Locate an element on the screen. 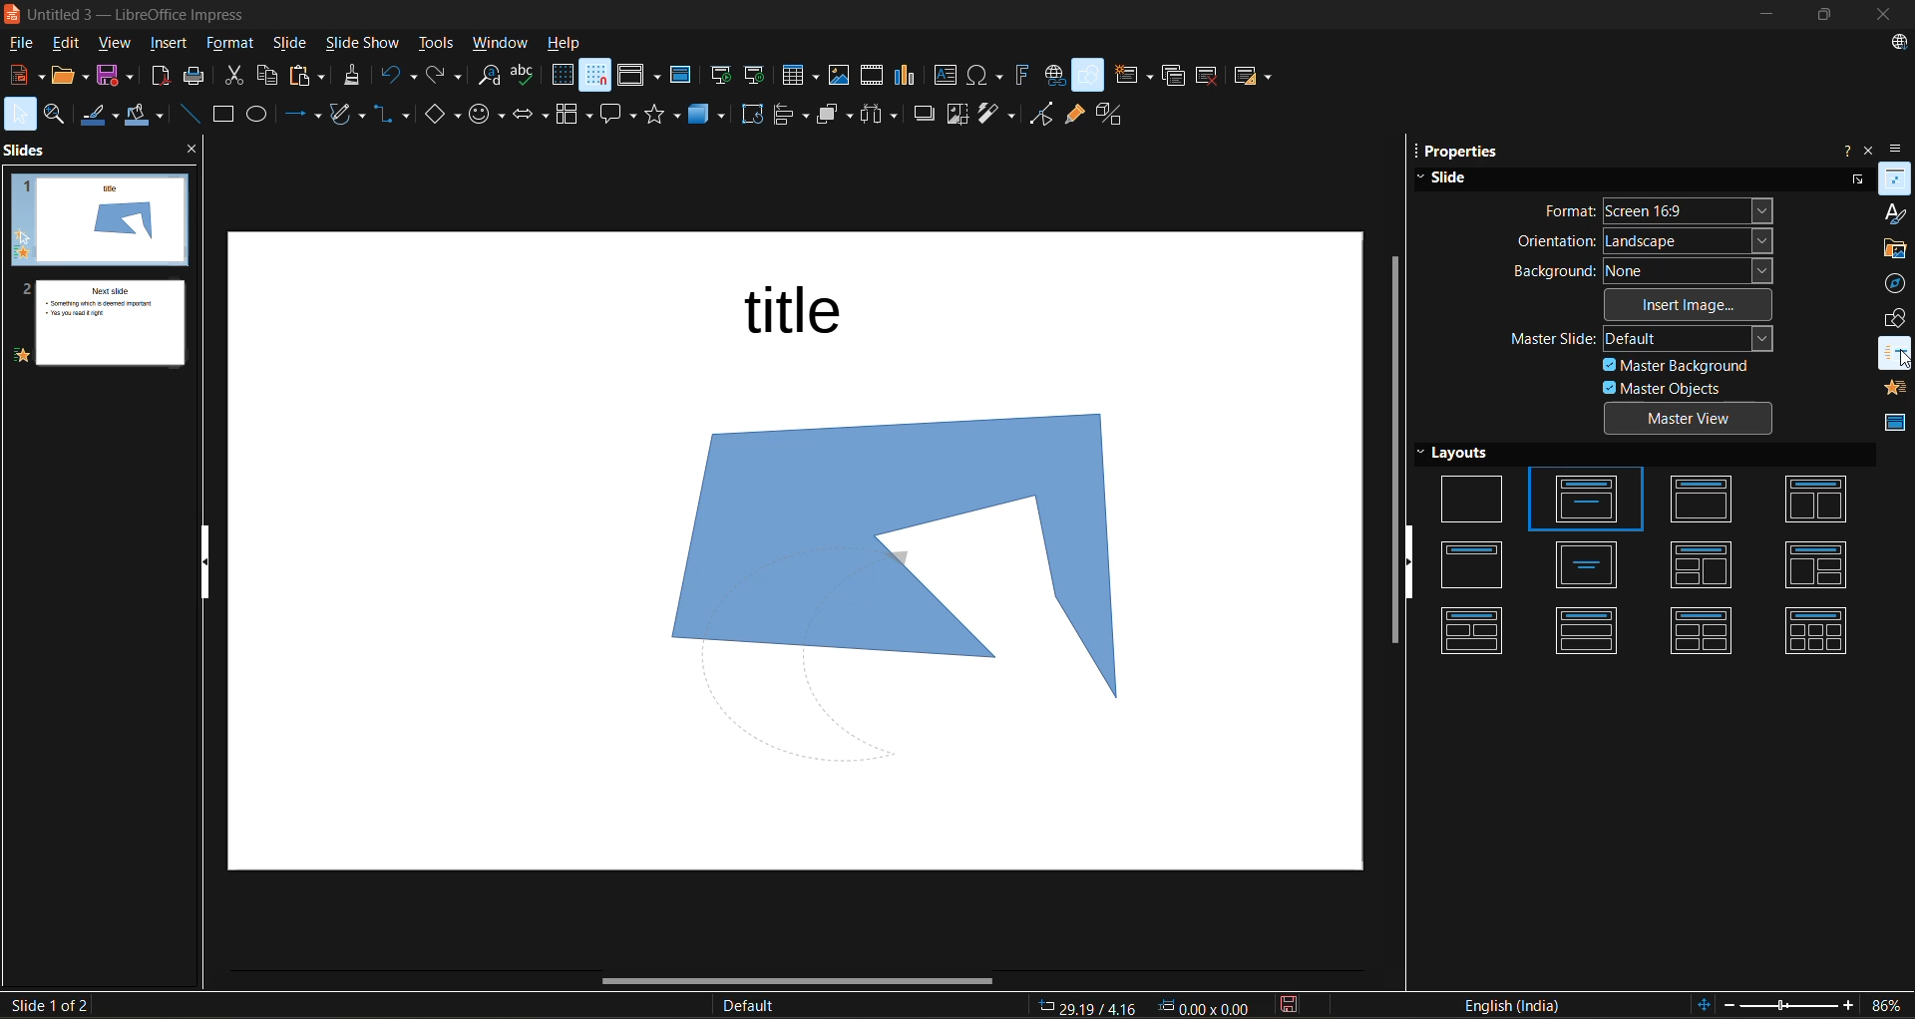  title is located at coordinates (808, 317).